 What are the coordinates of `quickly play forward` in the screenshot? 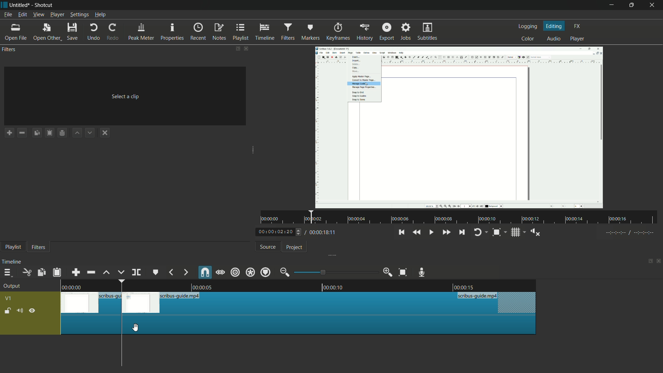 It's located at (447, 232).